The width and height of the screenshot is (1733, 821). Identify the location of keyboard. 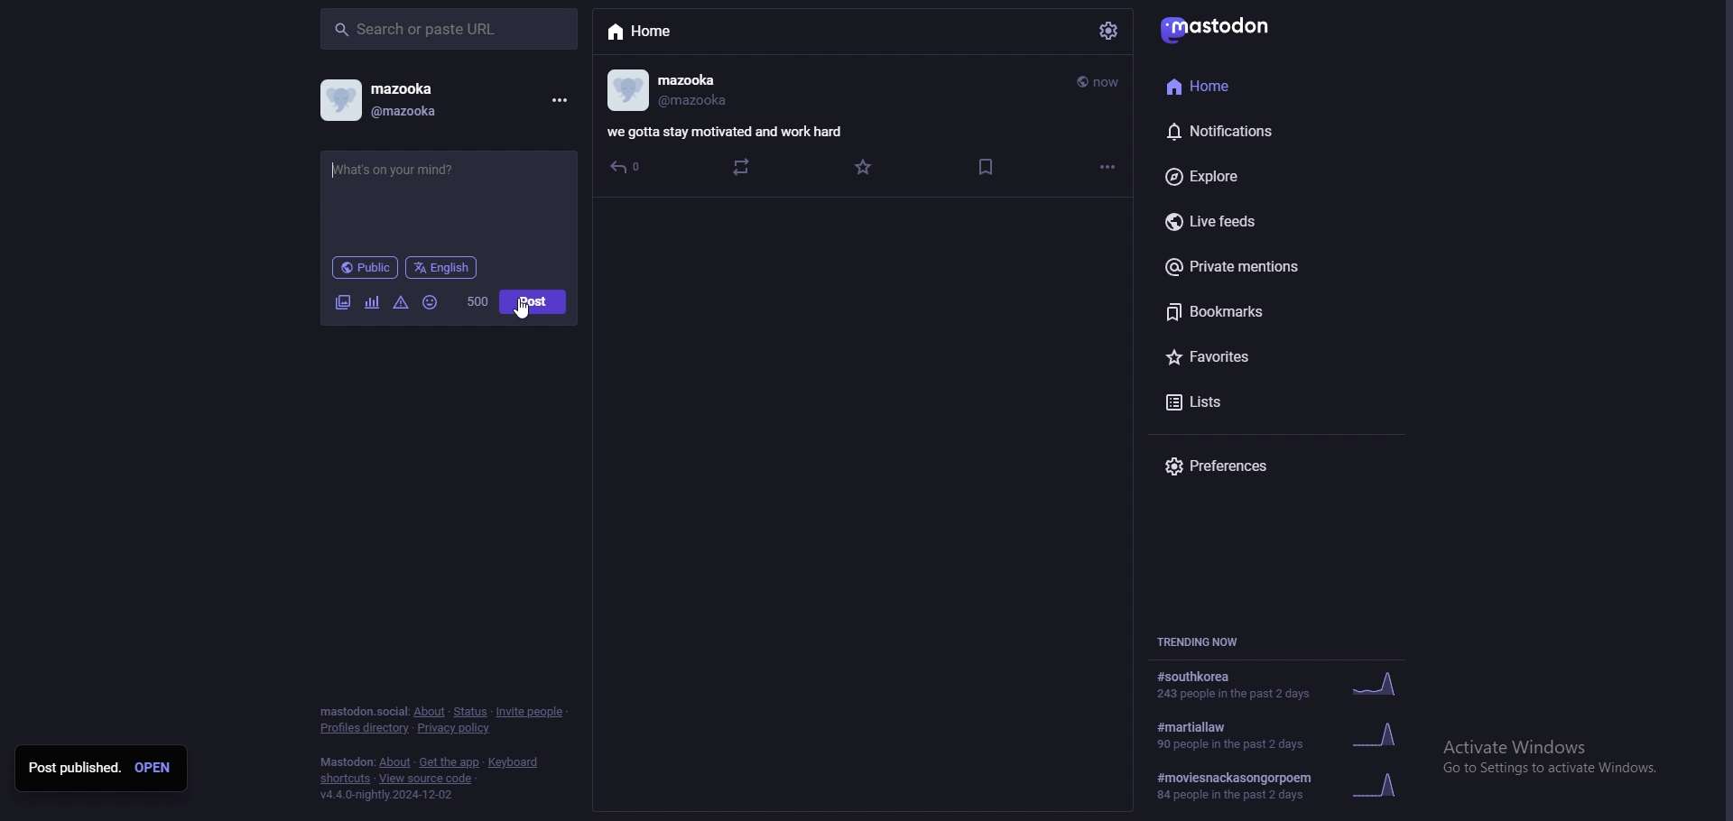
(512, 762).